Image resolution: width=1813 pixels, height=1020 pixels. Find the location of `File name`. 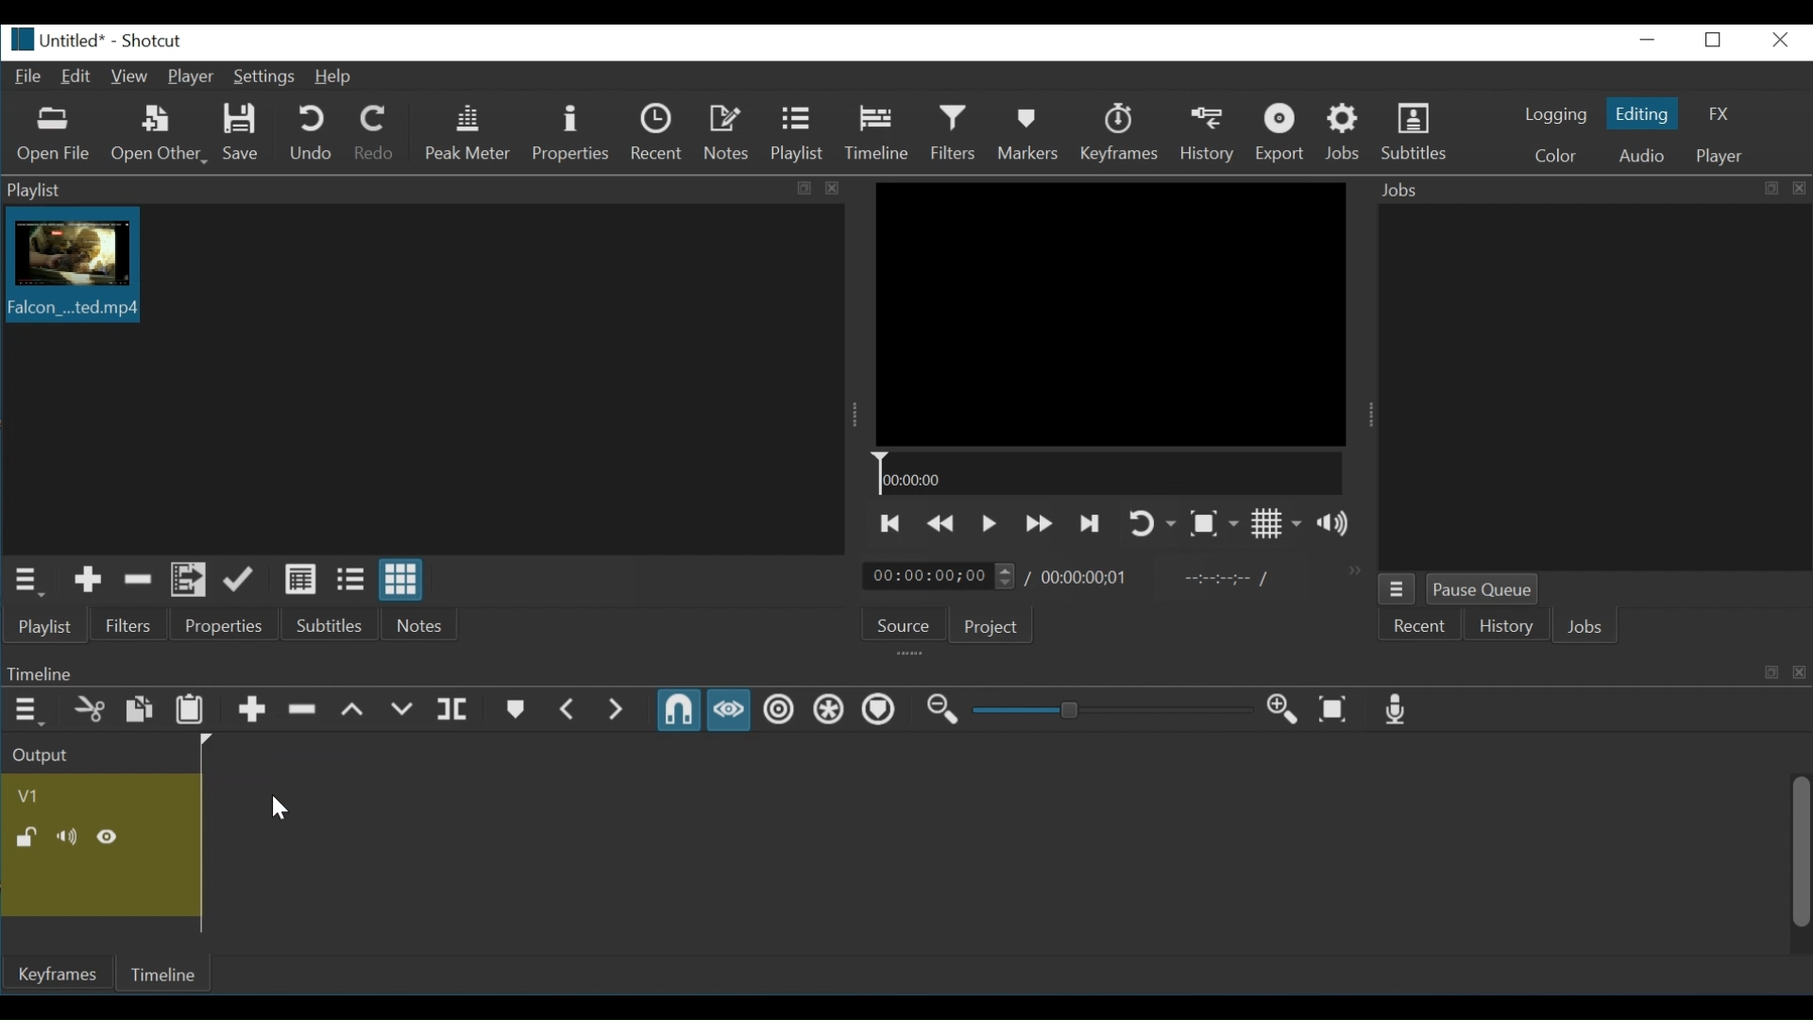

File name is located at coordinates (53, 40).